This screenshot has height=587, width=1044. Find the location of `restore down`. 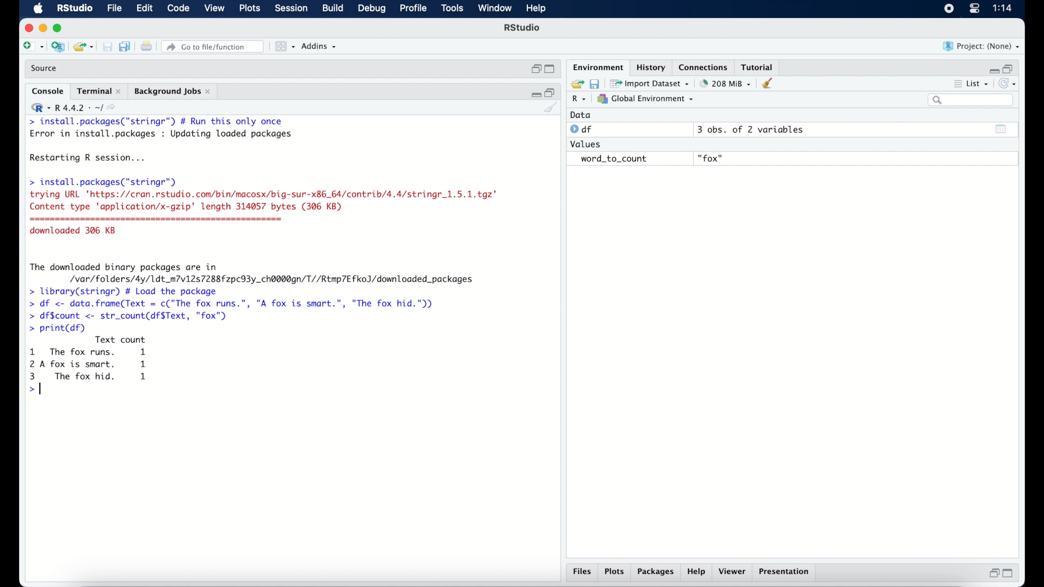

restore down is located at coordinates (992, 573).